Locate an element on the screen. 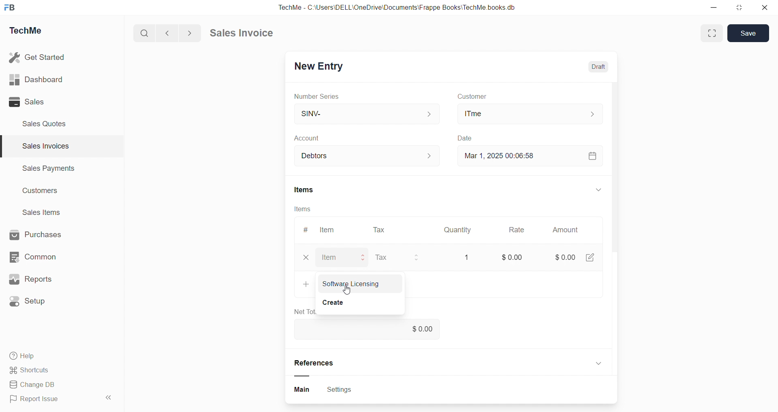  Draft is located at coordinates (601, 68).